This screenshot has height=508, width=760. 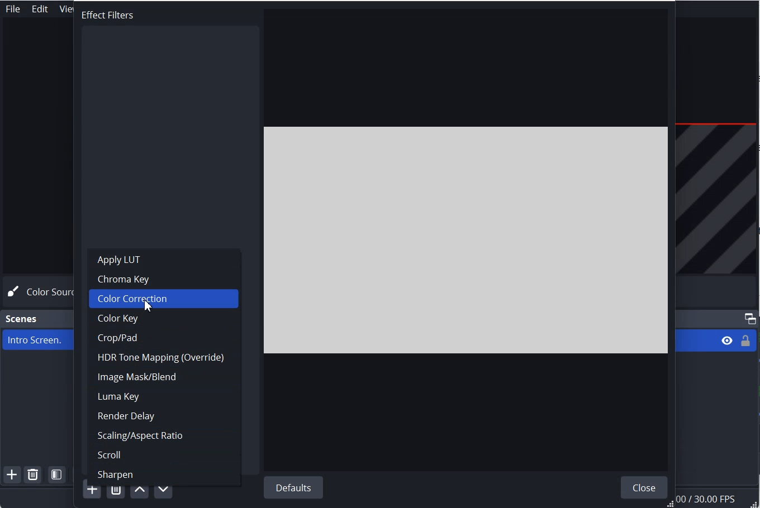 I want to click on Lock, so click(x=745, y=341).